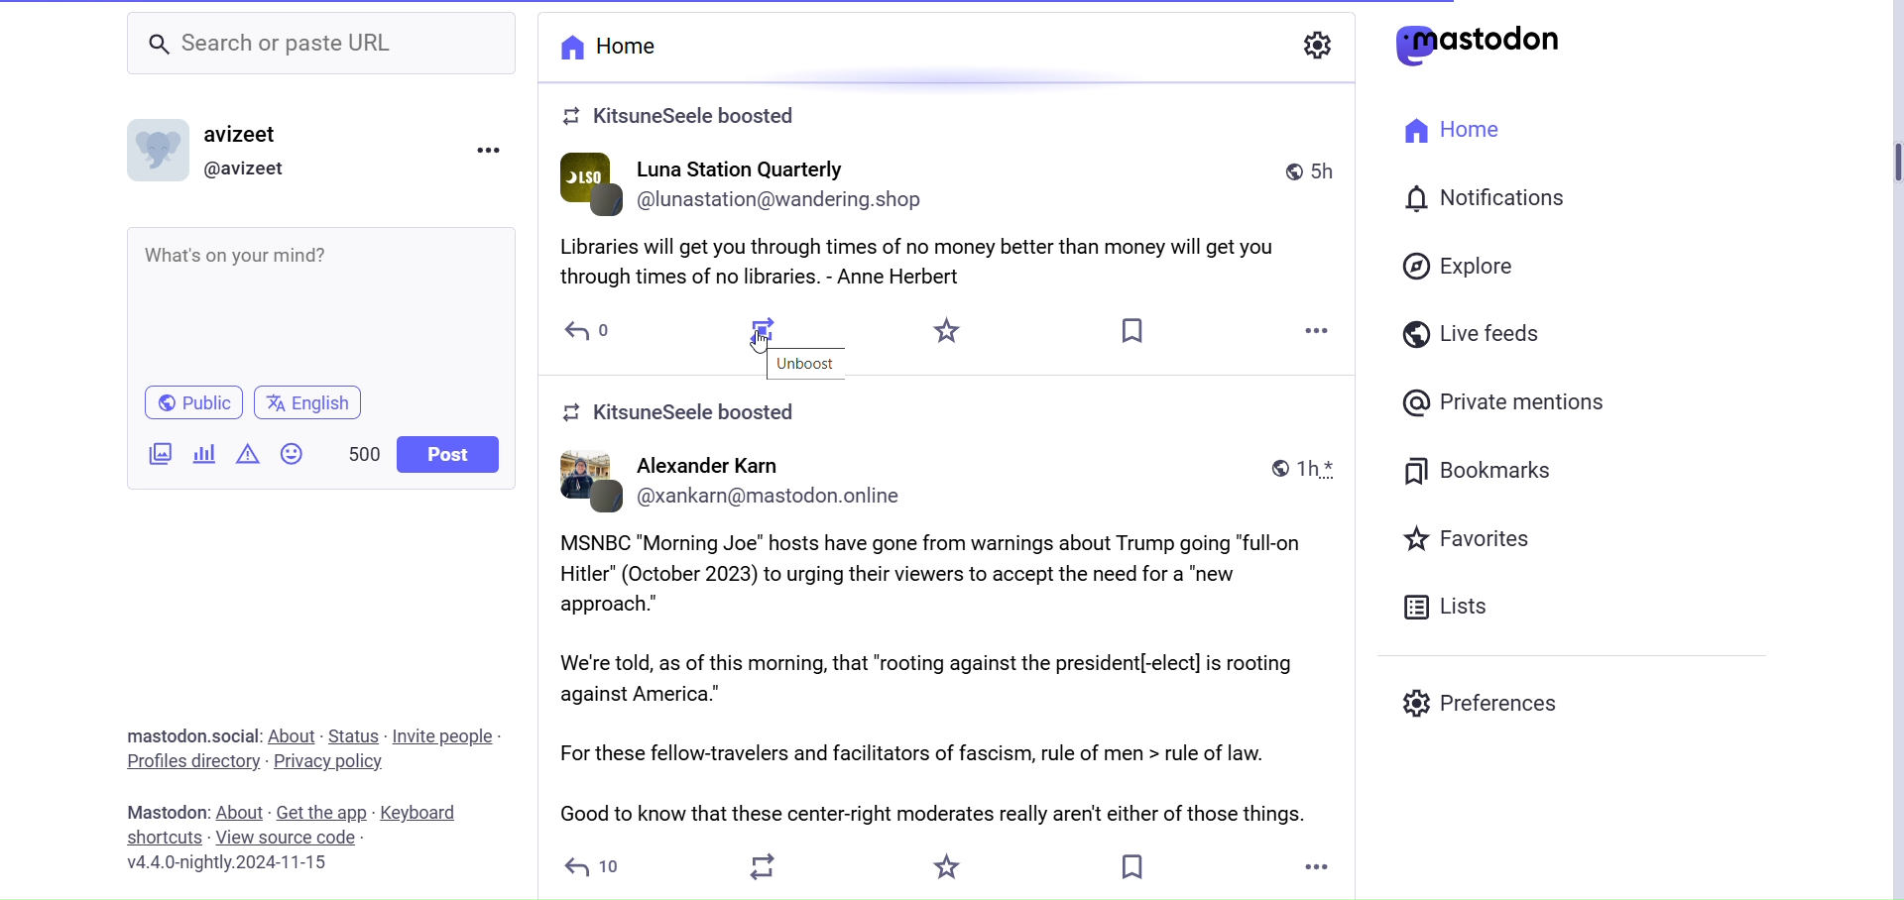 The height and width of the screenshot is (900, 1904). Describe the element at coordinates (326, 303) in the screenshot. I see `What's on your Mind` at that location.